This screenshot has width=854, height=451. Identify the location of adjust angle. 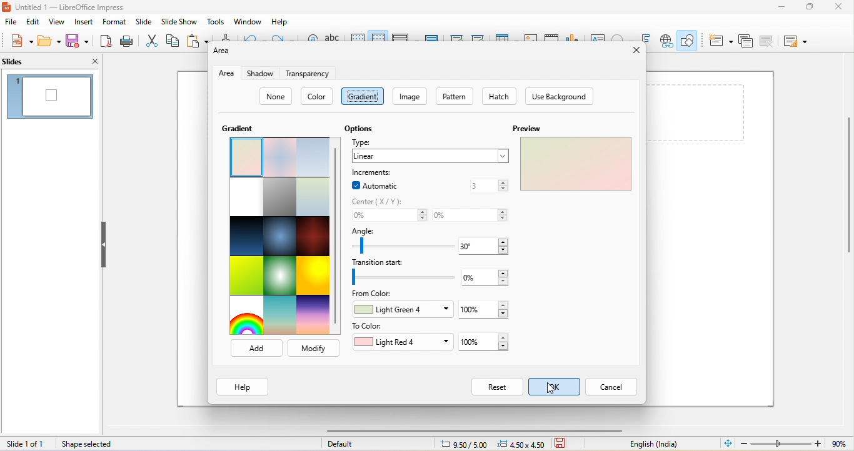
(389, 245).